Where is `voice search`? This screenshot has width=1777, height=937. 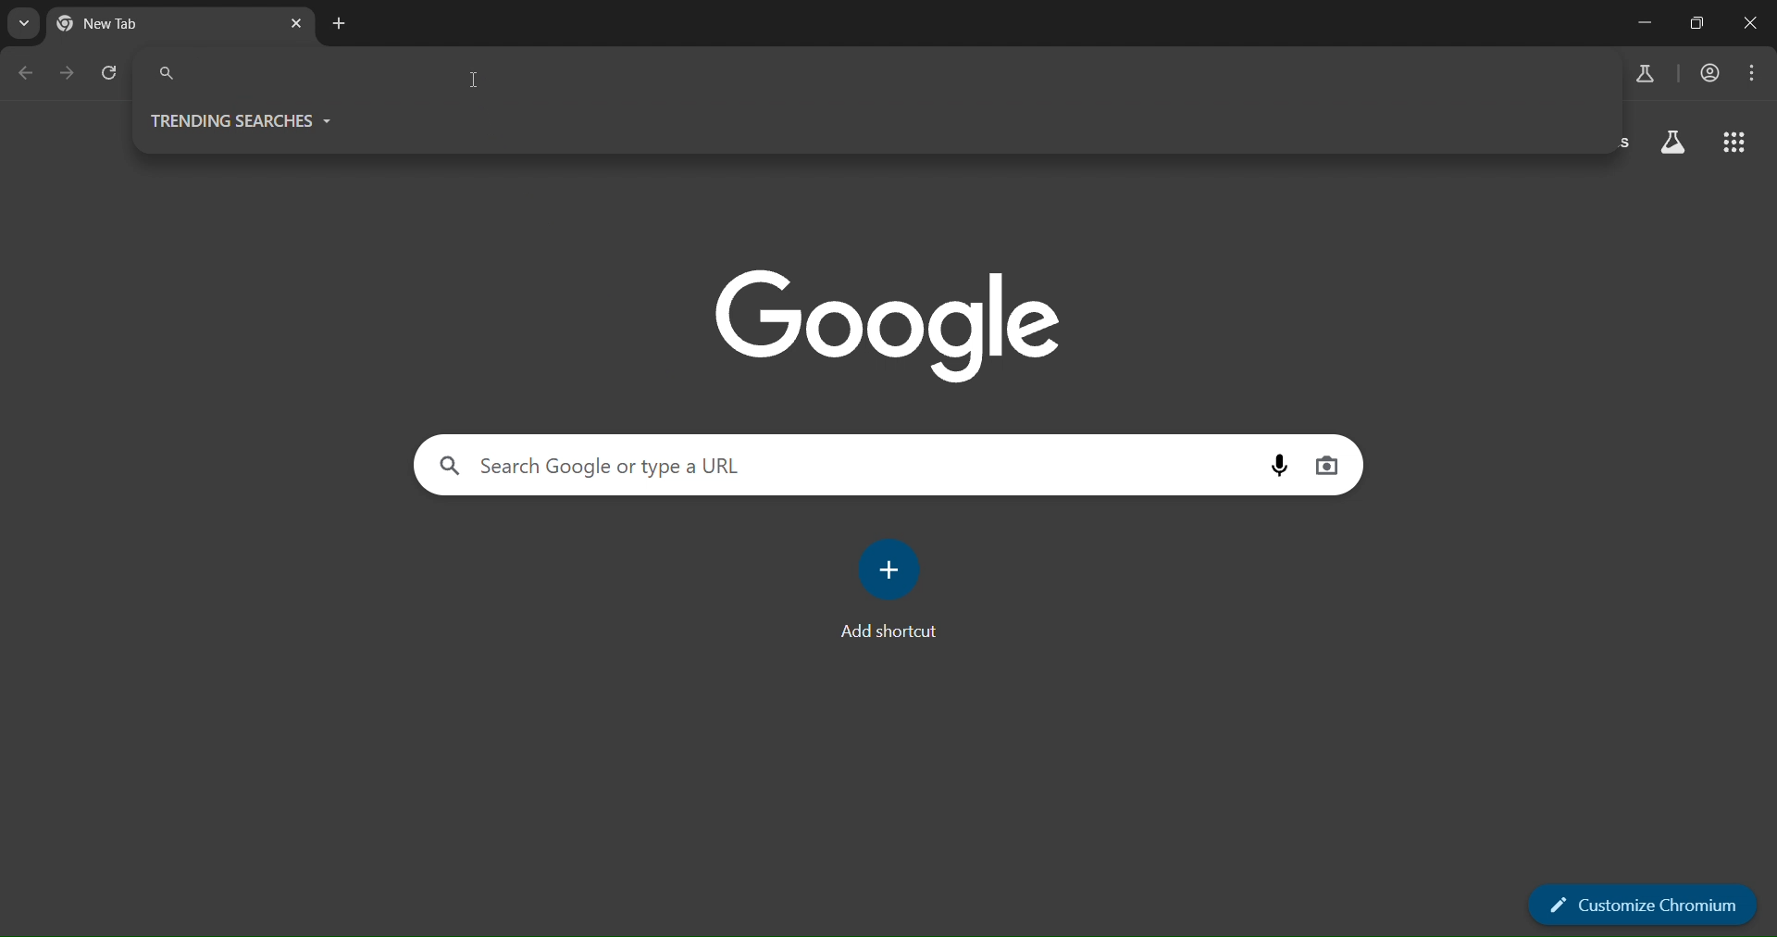
voice search is located at coordinates (1276, 465).